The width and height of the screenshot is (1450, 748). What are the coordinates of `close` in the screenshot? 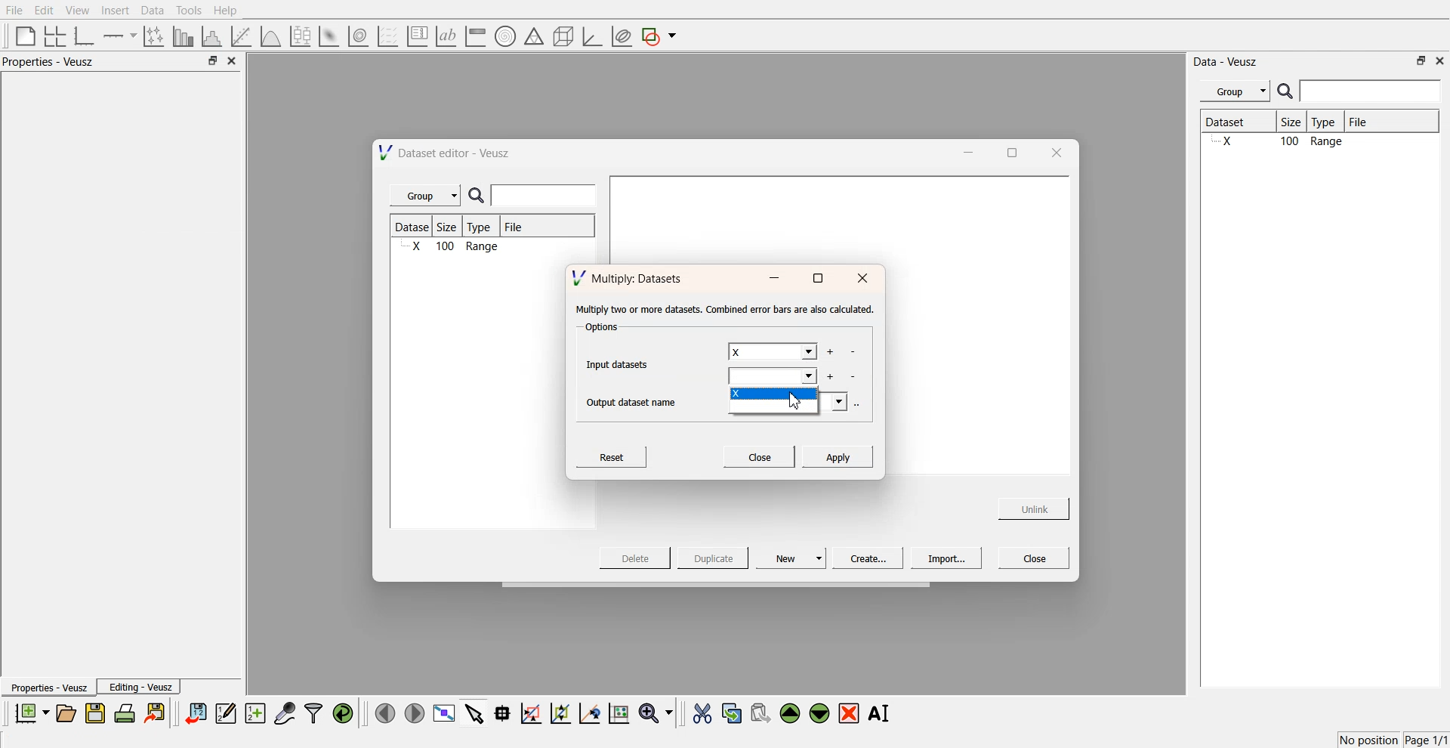 It's located at (863, 279).